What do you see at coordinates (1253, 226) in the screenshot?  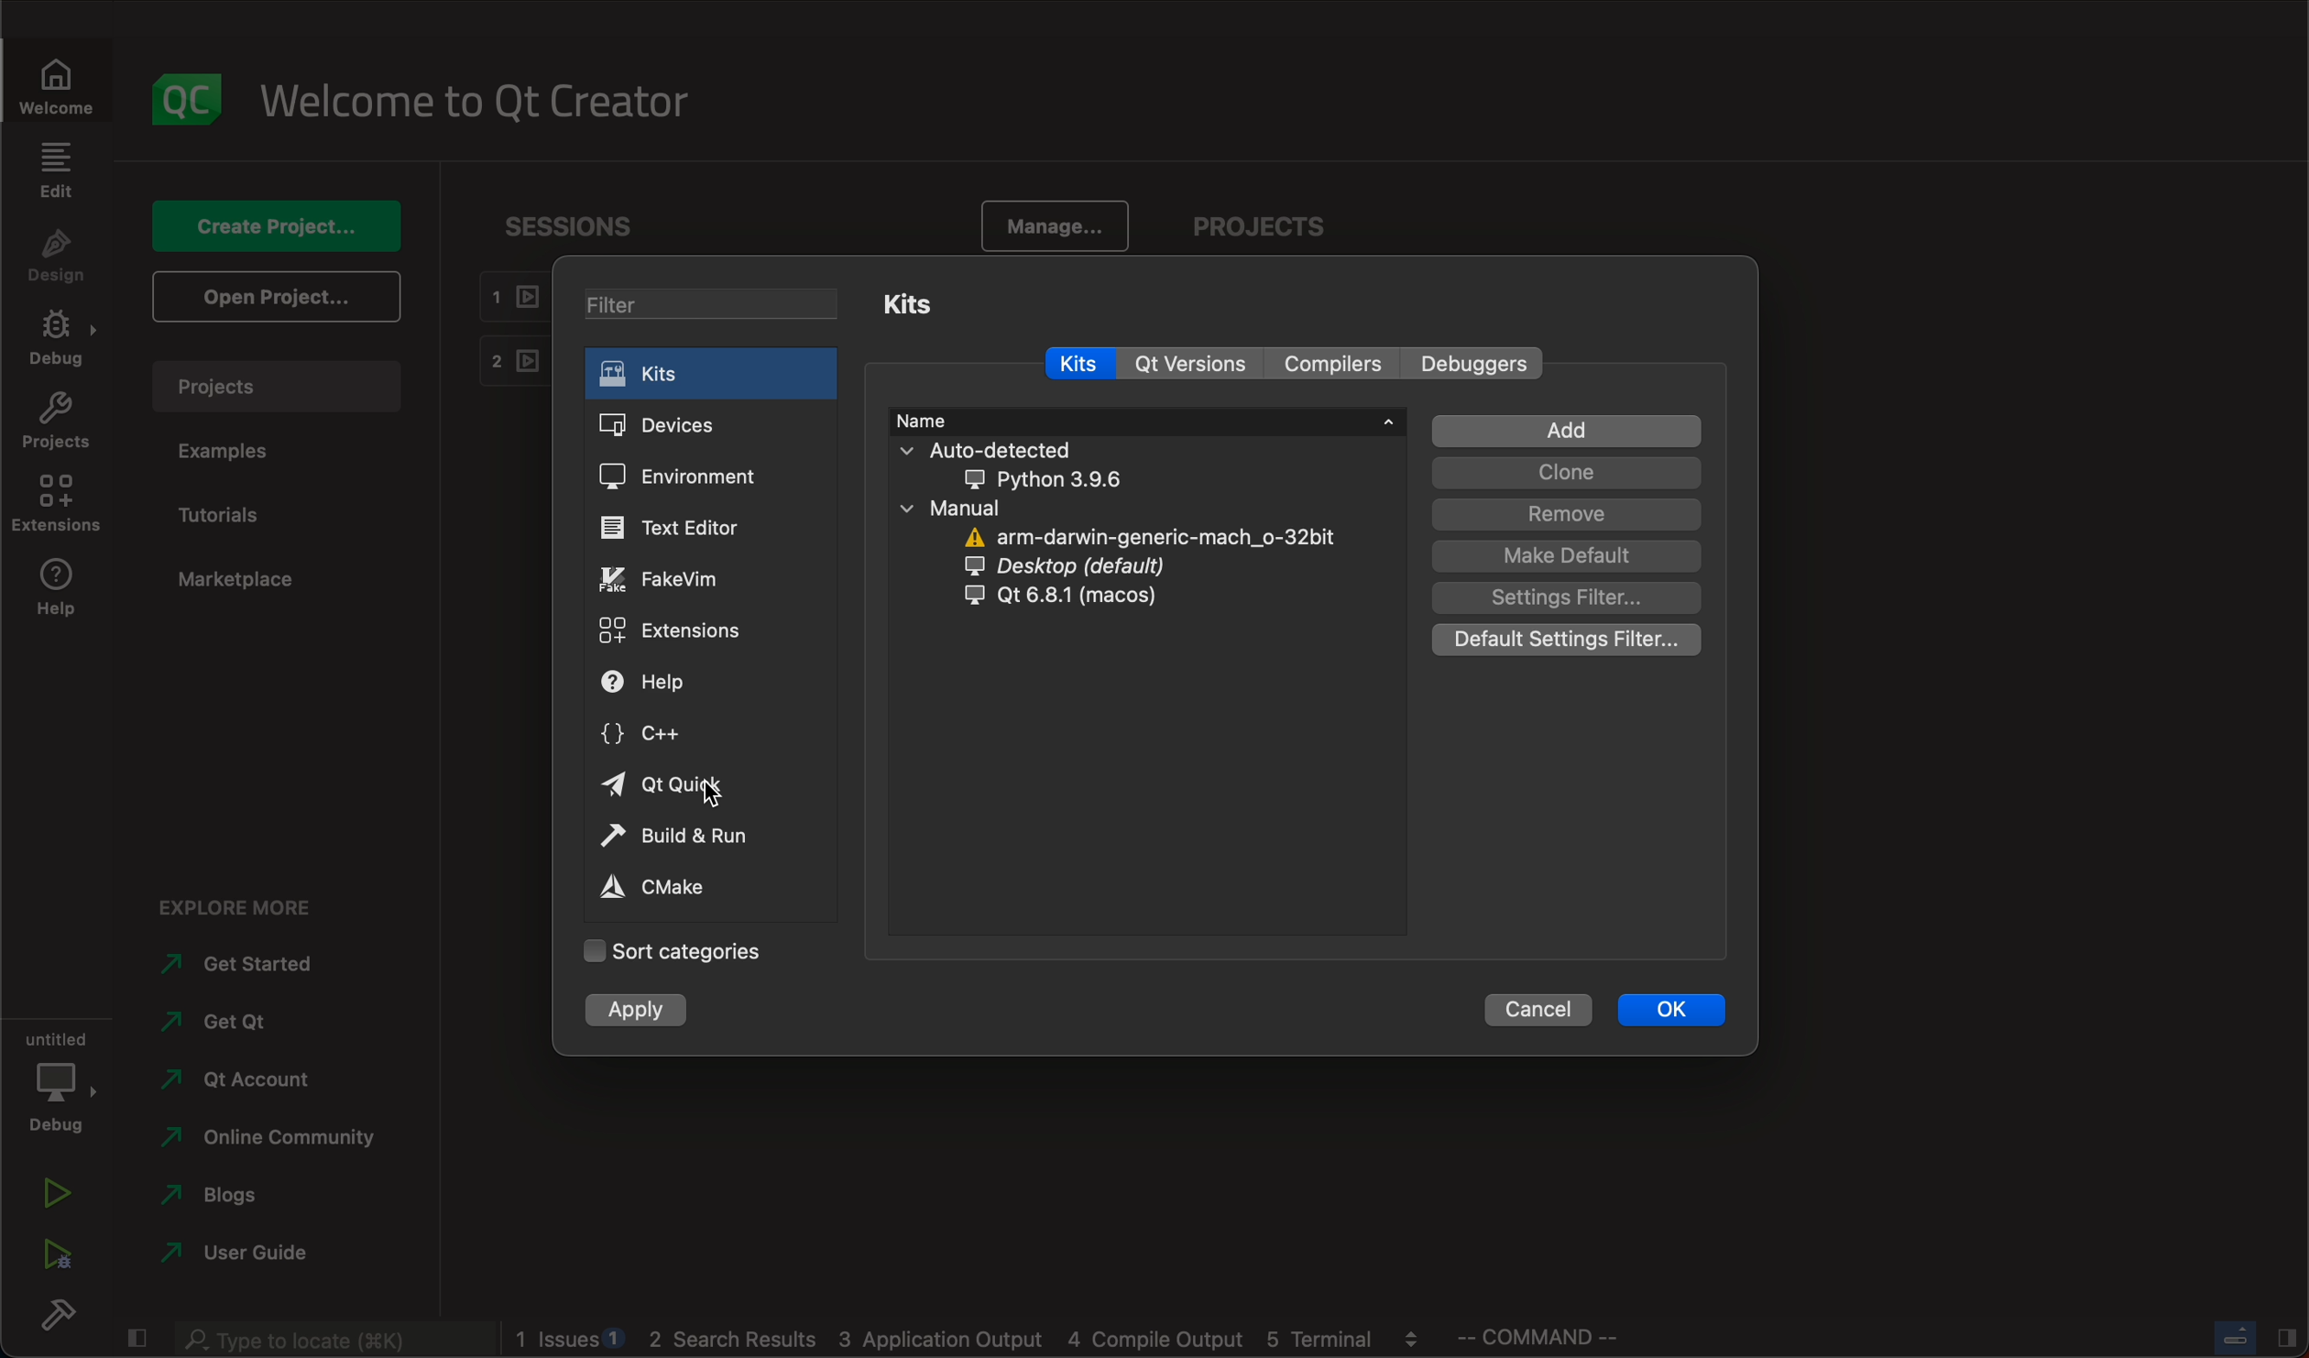 I see `projects` at bounding box center [1253, 226].